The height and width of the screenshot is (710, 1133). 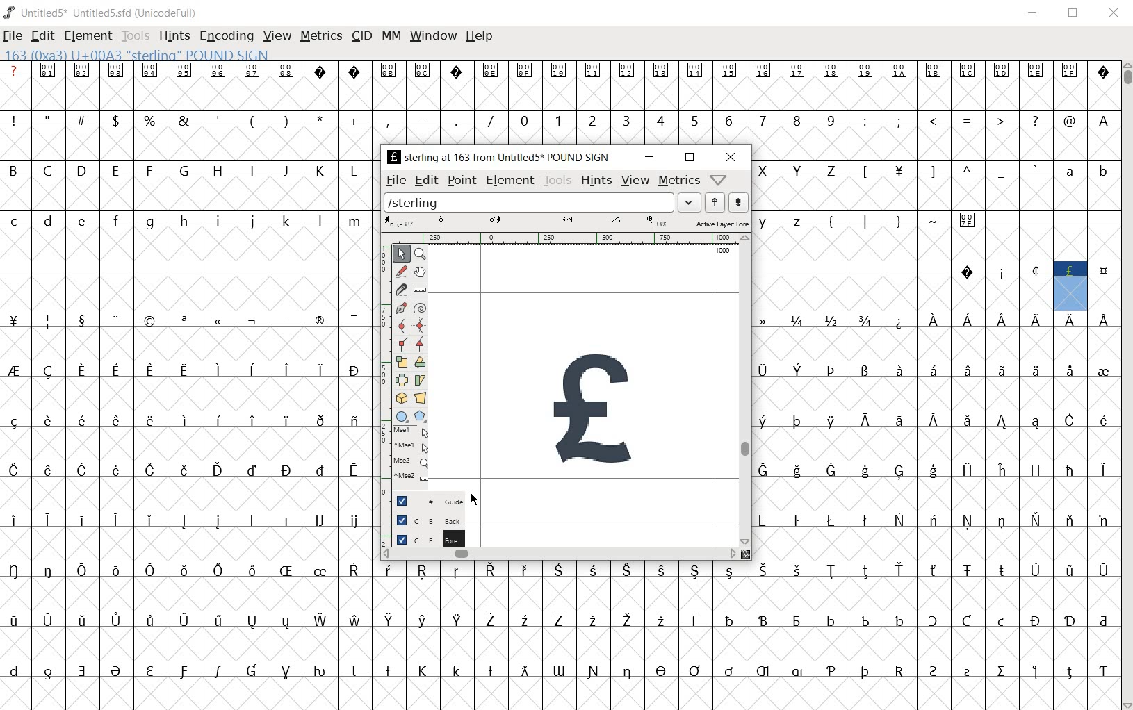 I want to click on Symbol, so click(x=1070, y=471).